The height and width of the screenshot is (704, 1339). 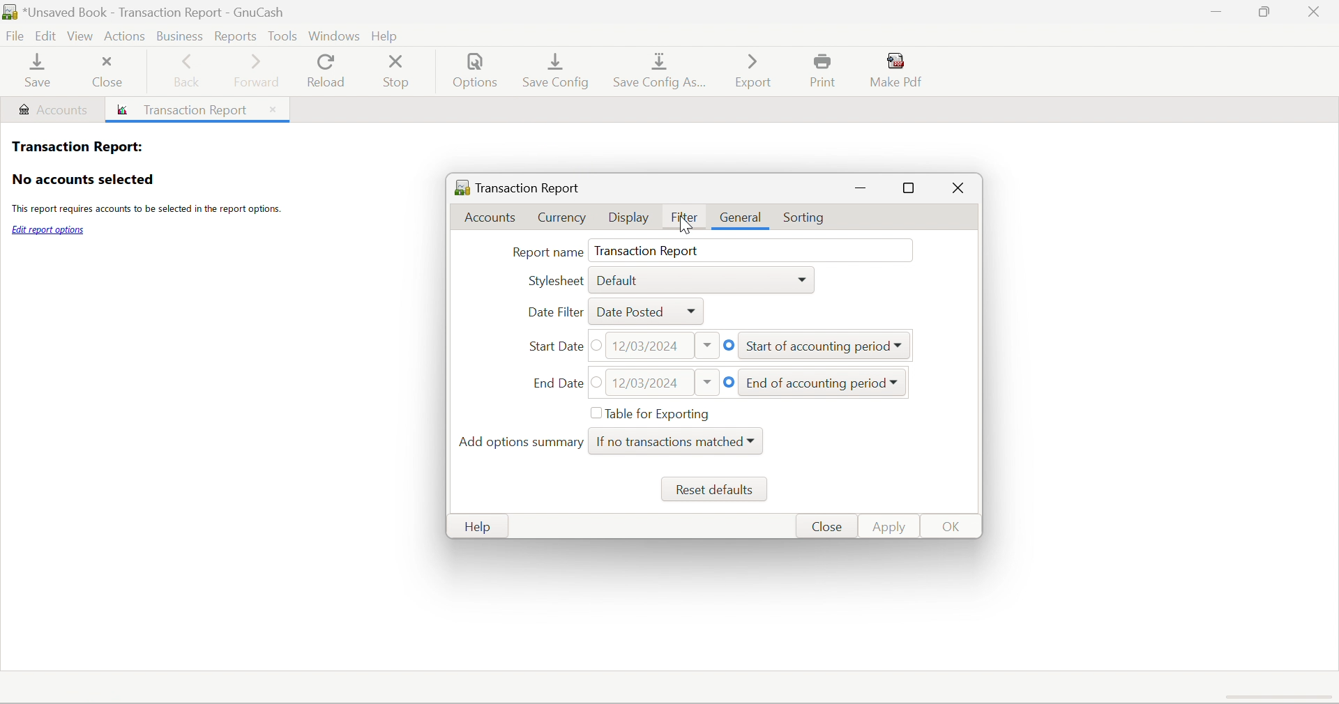 I want to click on Start Date, so click(x=554, y=346).